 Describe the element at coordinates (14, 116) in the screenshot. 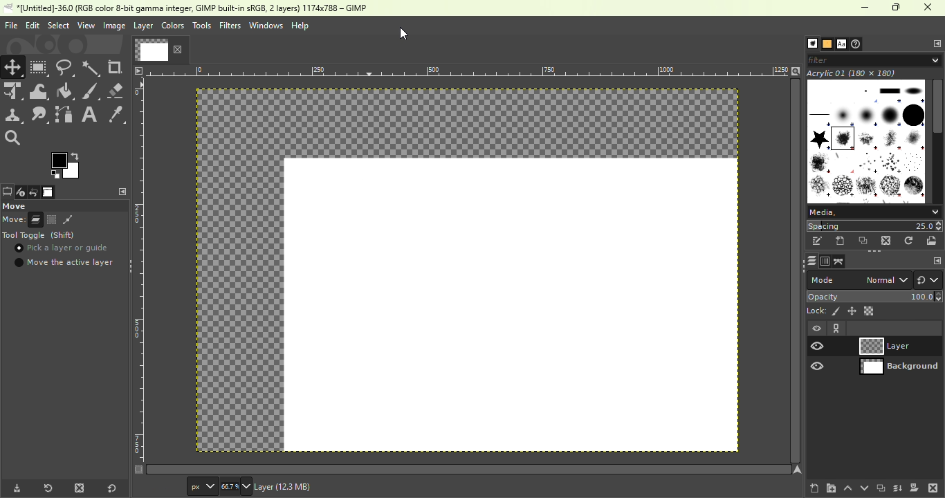

I see `Clone tool` at that location.